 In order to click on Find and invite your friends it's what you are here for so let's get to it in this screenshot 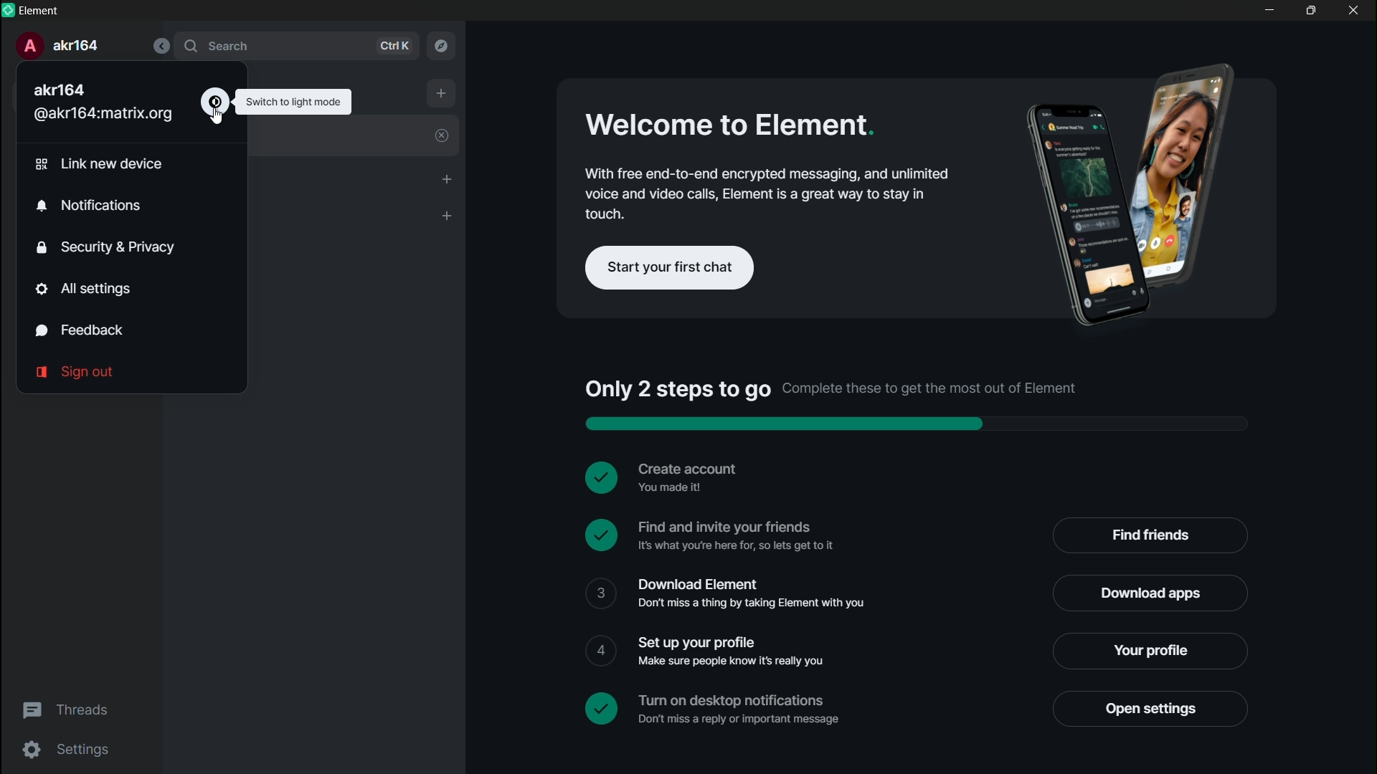, I will do `click(734, 536)`.